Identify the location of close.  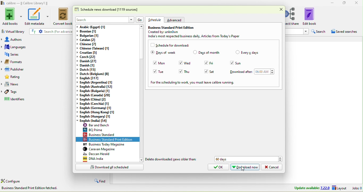
(356, 3).